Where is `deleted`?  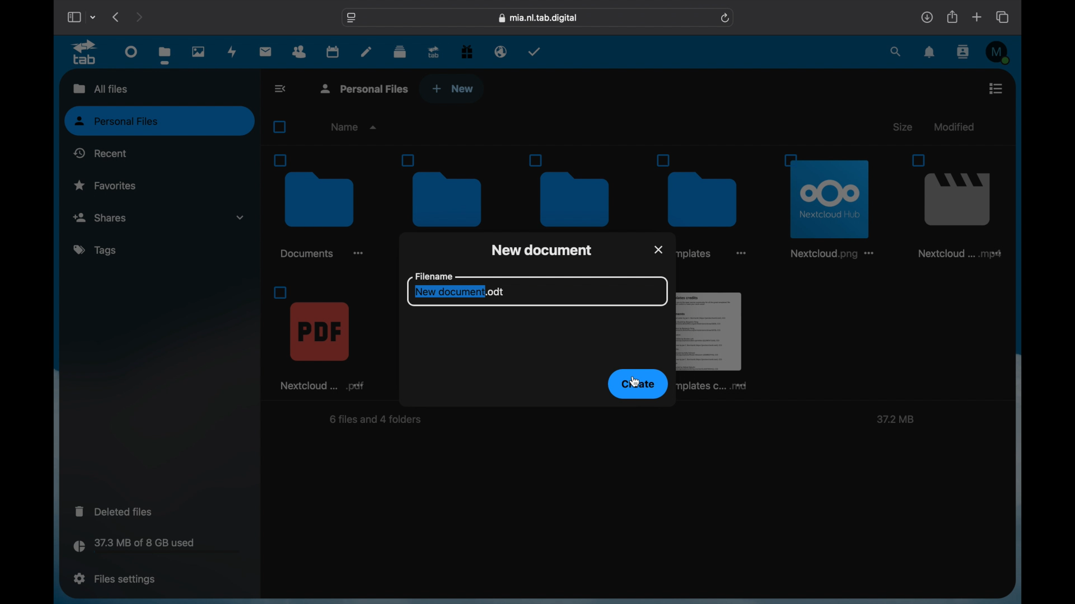
deleted is located at coordinates (115, 511).